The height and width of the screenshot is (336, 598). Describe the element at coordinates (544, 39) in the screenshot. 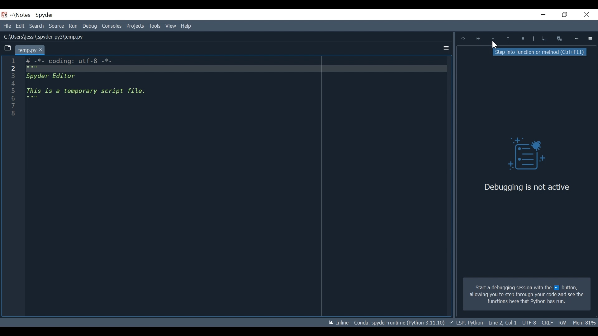

I see `Stop Debugging` at that location.